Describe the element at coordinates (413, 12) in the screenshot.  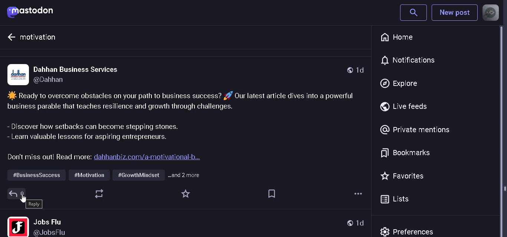
I see `search` at that location.